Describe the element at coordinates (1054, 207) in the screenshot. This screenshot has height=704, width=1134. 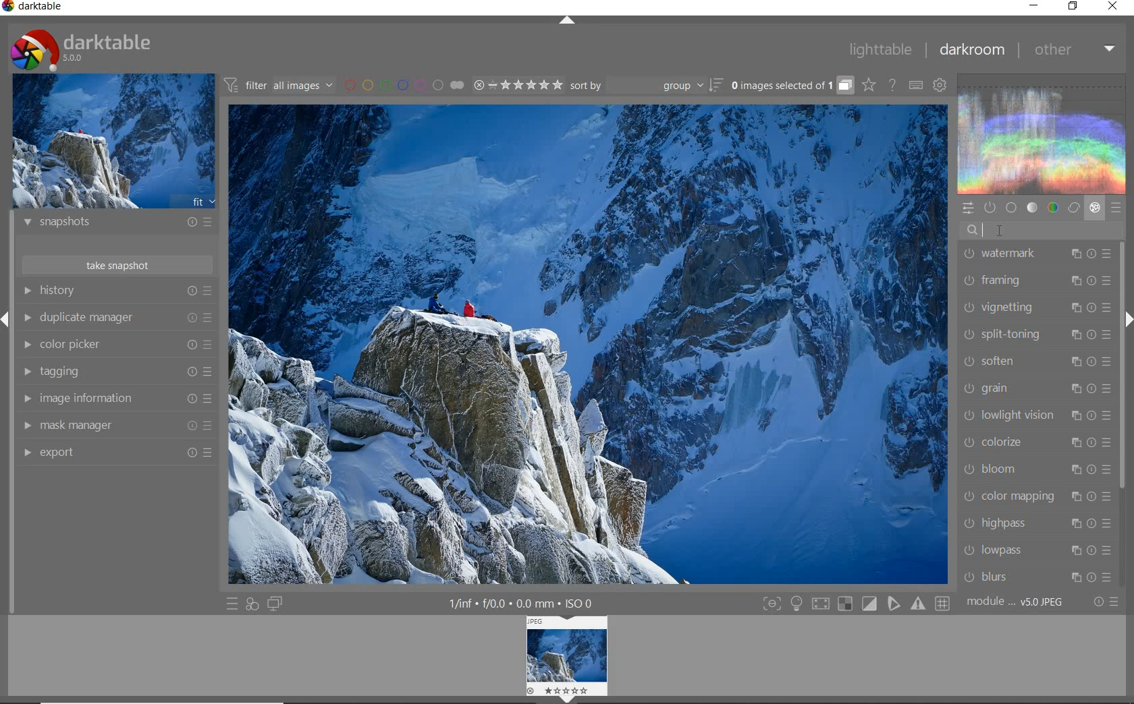
I see `color` at that location.